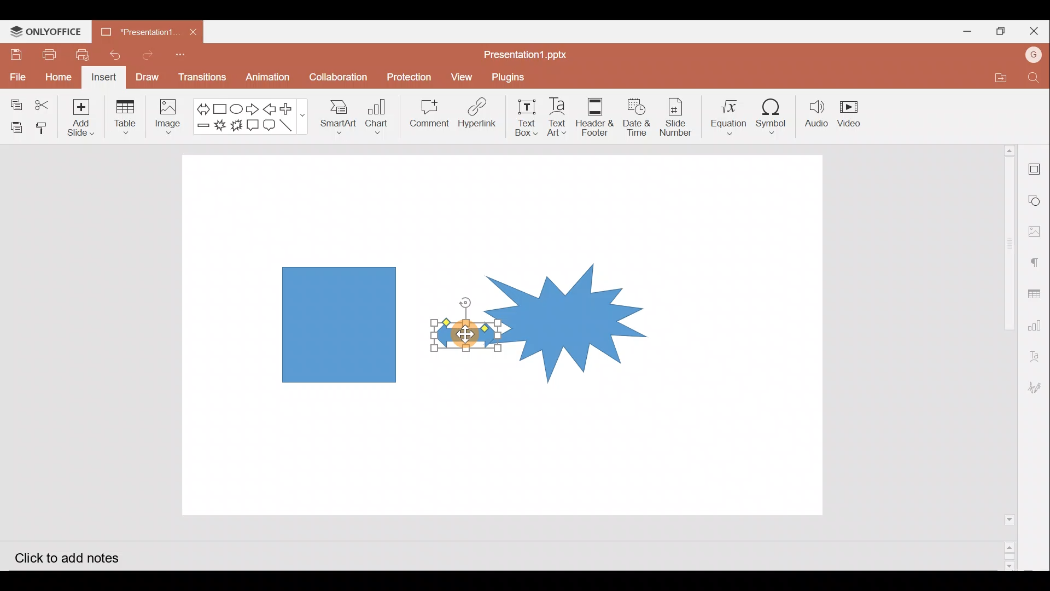  I want to click on Text Art, so click(559, 117).